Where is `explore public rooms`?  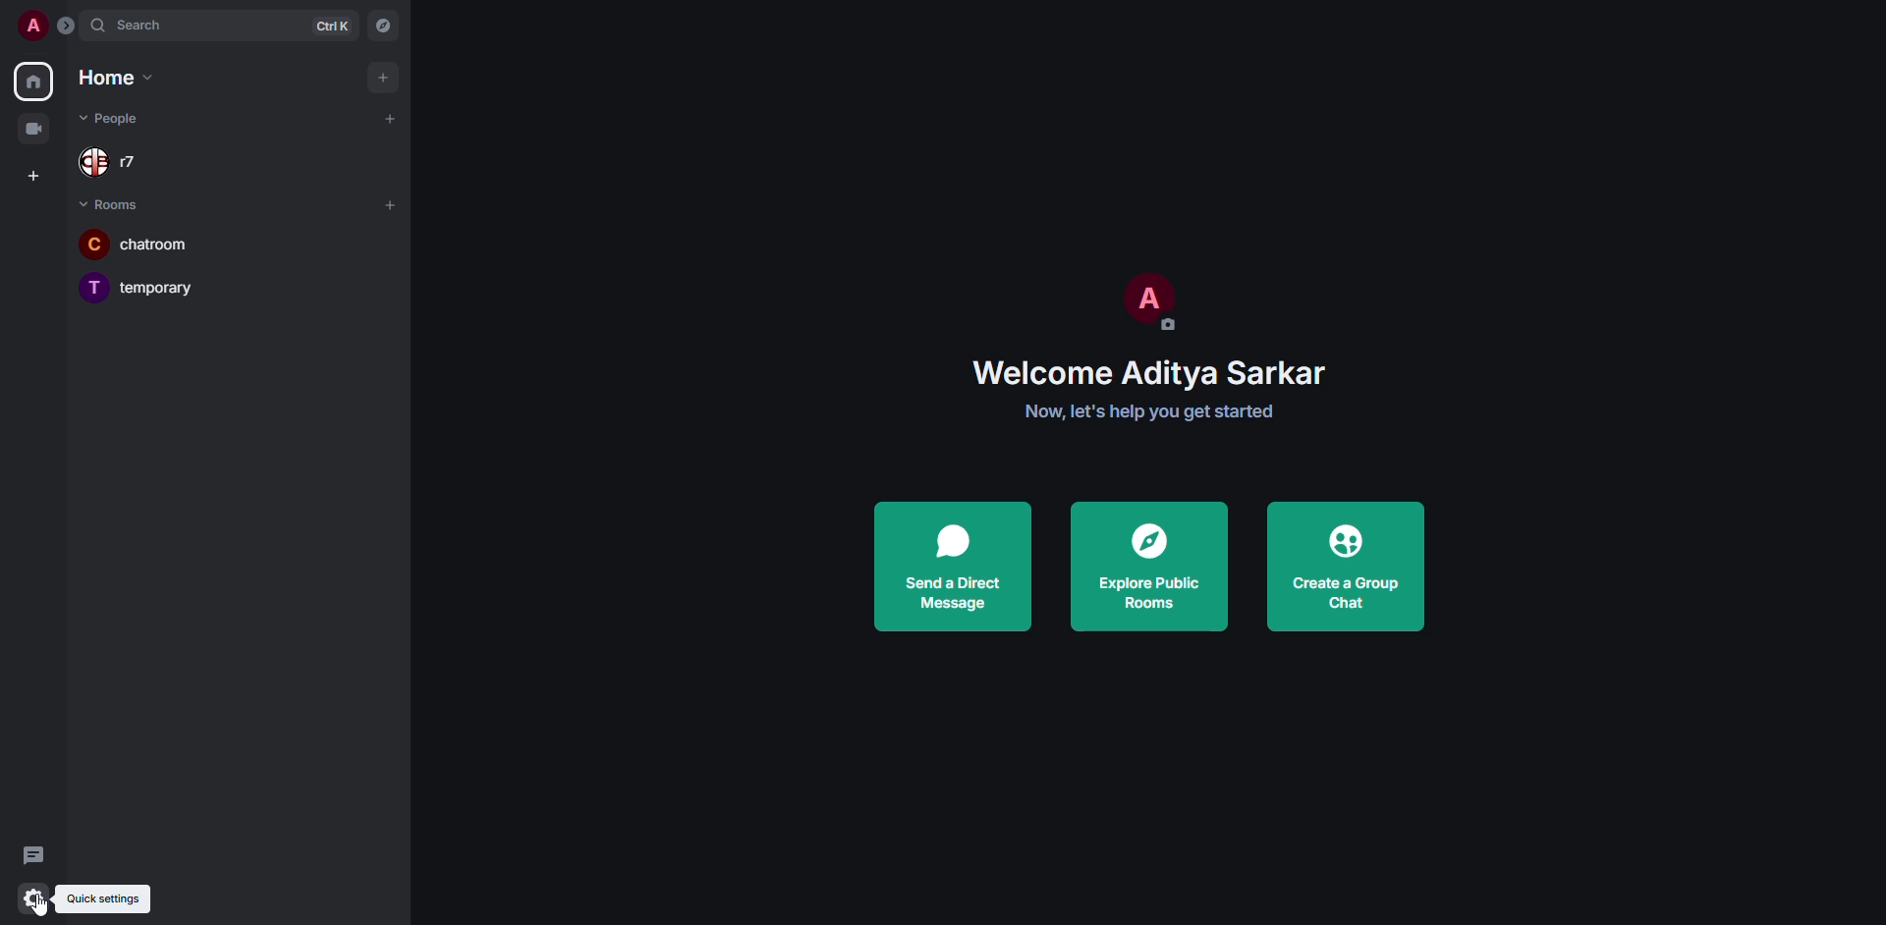
explore public rooms is located at coordinates (1151, 565).